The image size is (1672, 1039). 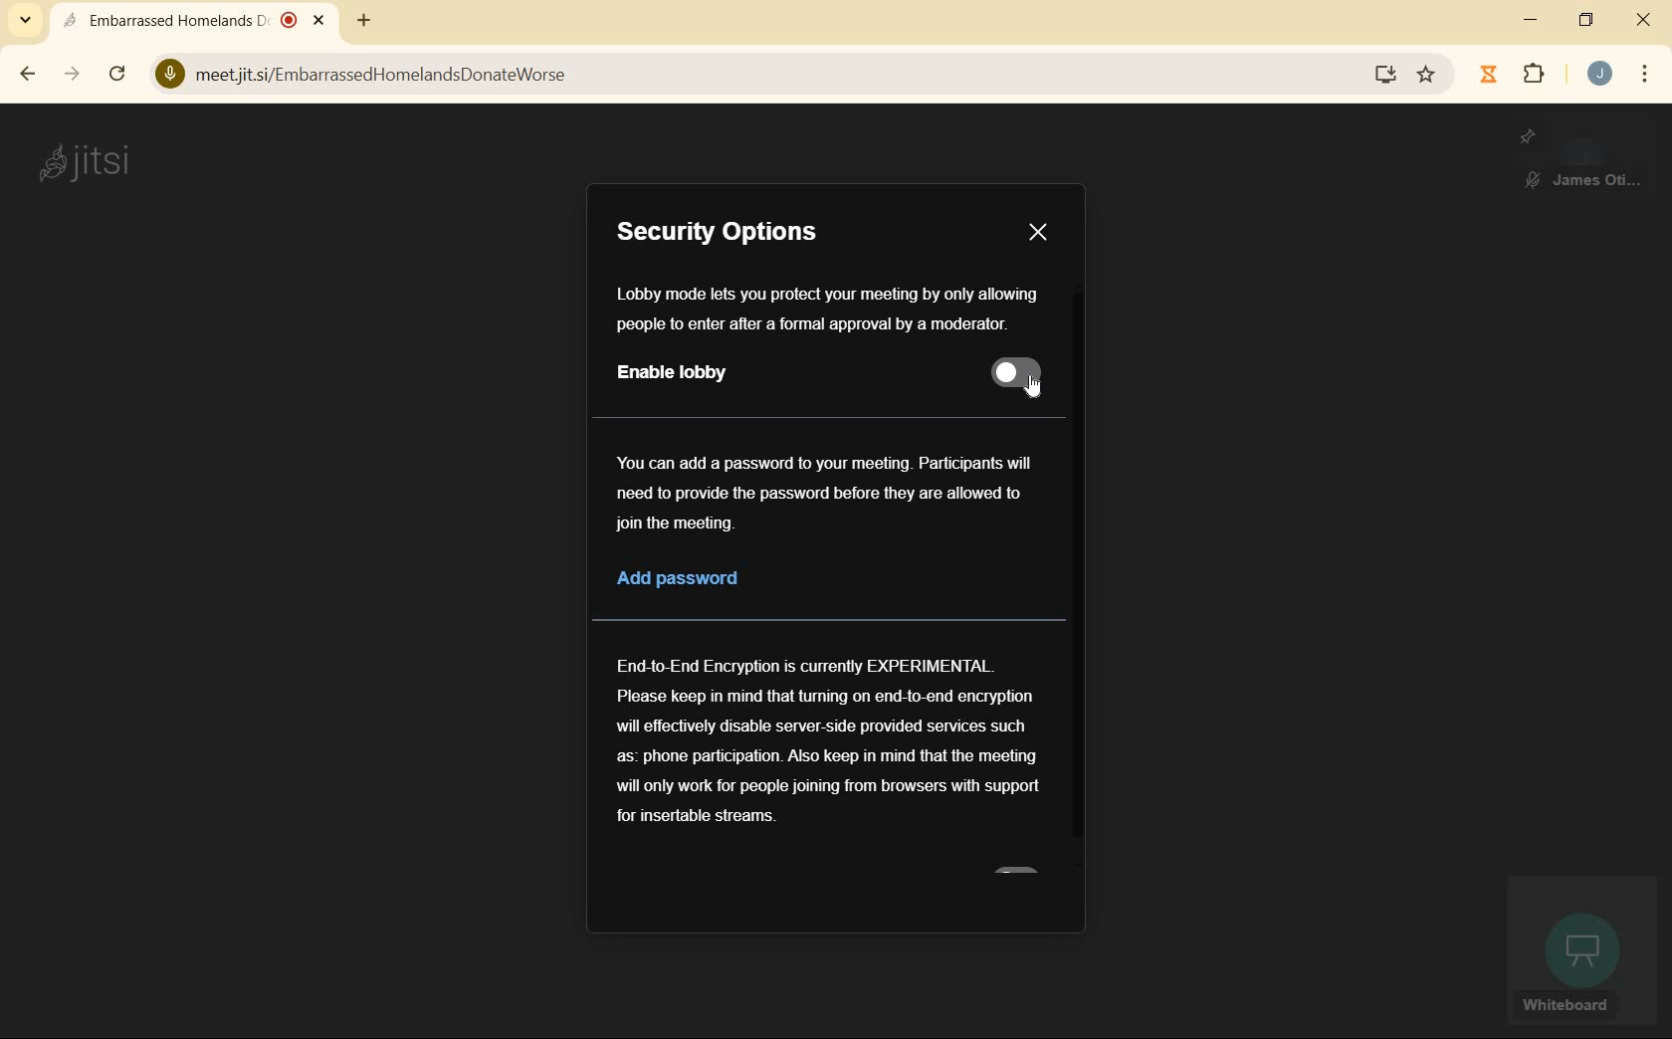 I want to click on minimize, so click(x=1533, y=22).